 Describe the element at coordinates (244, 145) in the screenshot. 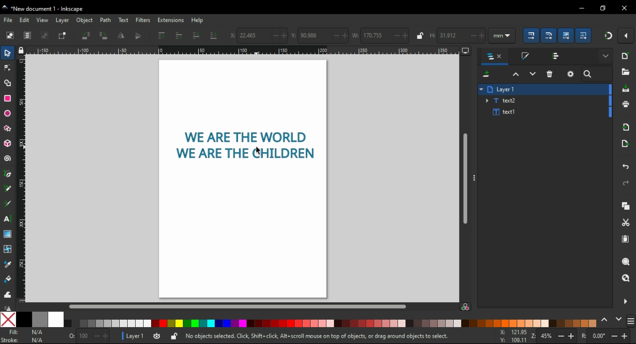

I see `text object` at that location.